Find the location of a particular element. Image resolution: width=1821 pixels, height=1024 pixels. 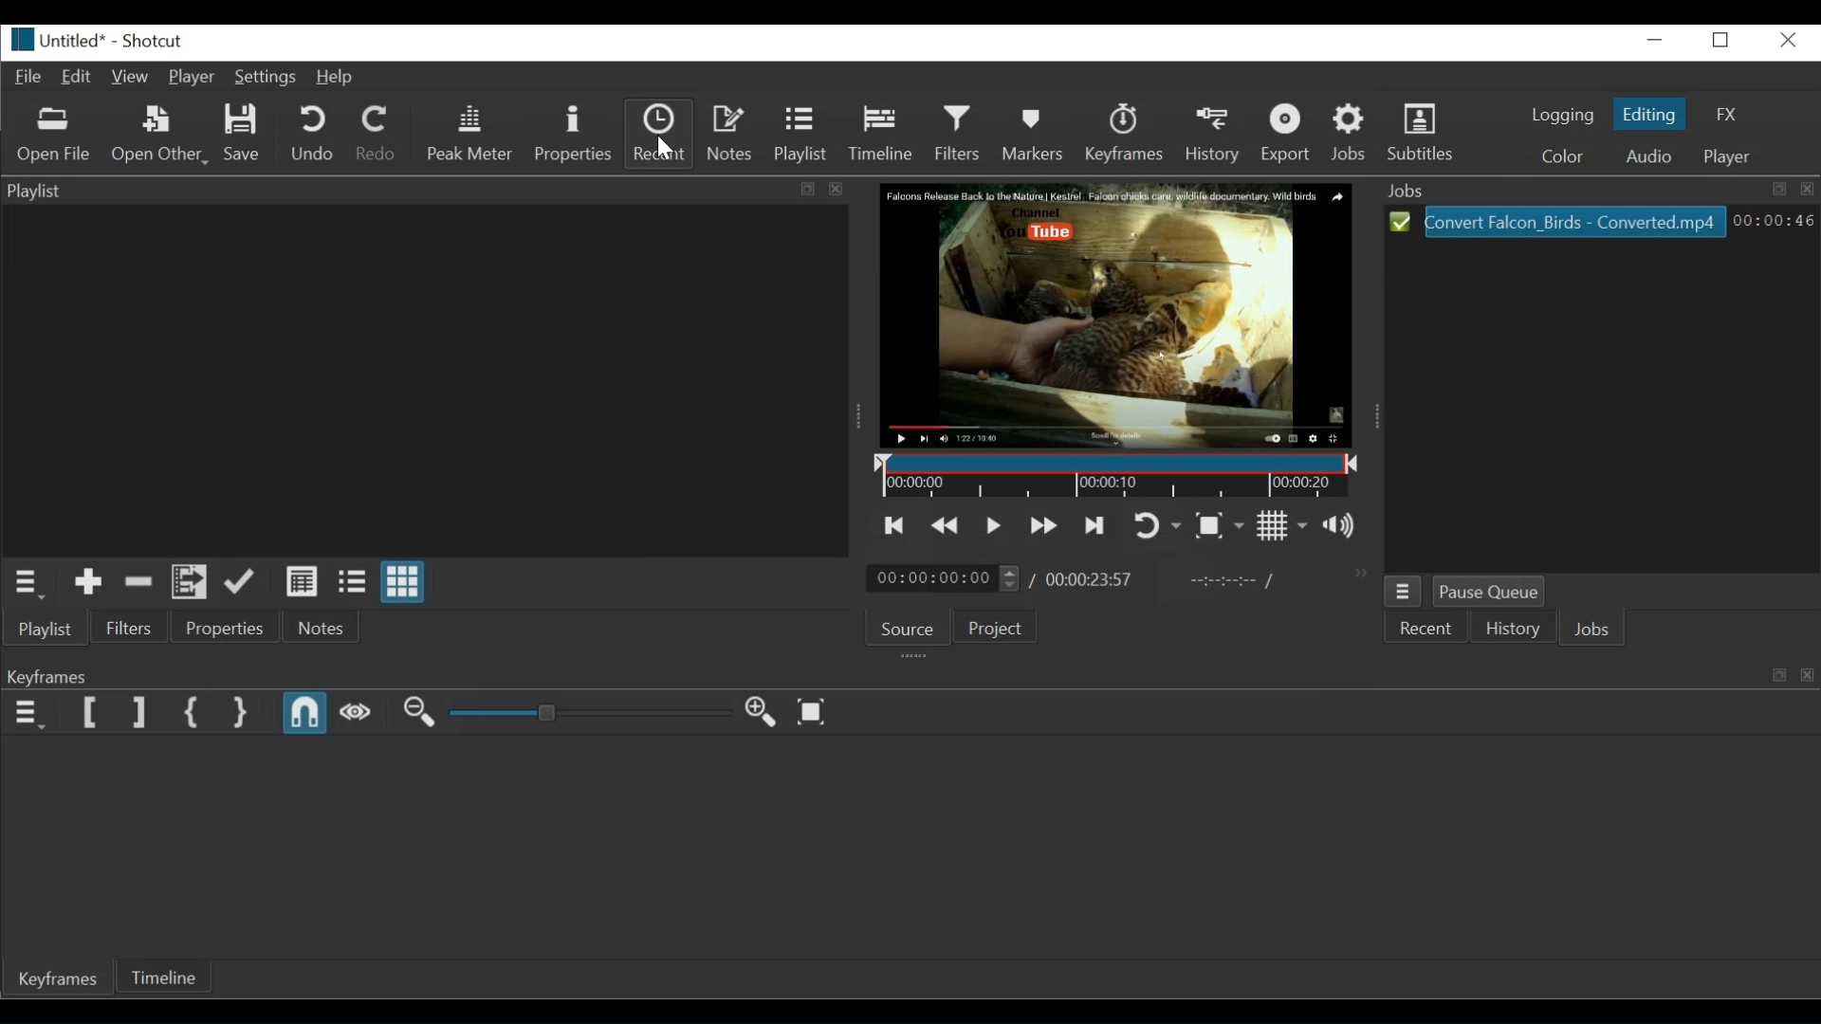

Scrub while dragging is located at coordinates (358, 712).